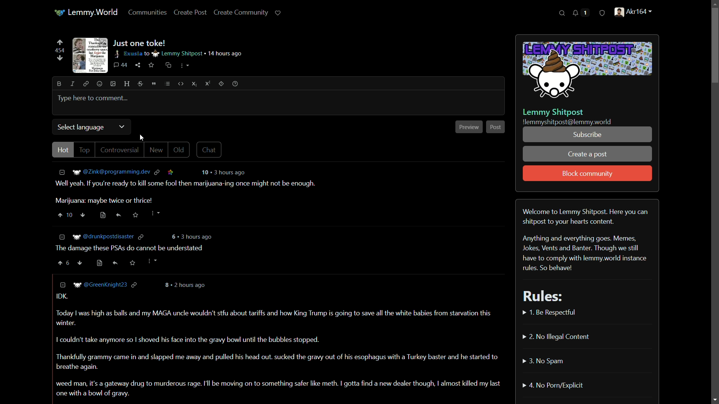  Describe the element at coordinates (278, 13) in the screenshot. I see `support lemmy` at that location.